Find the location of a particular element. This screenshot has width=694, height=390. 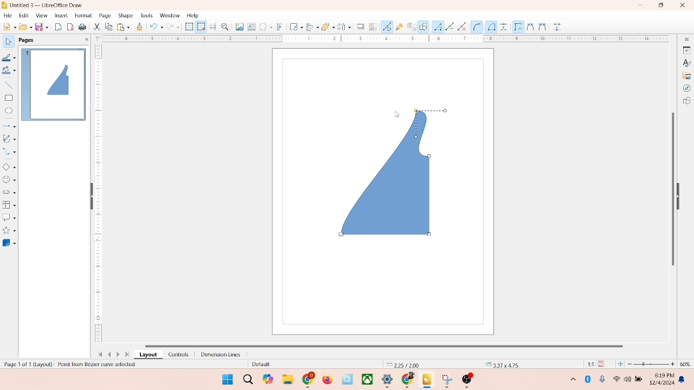

symbol shapes is located at coordinates (9, 180).